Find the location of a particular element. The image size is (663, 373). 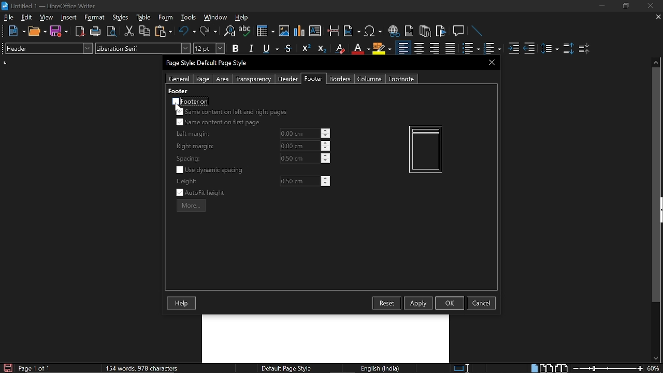

decrease spacing is located at coordinates (325, 161).